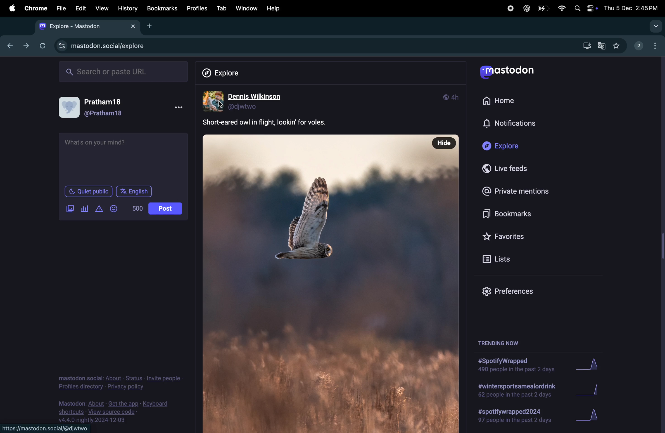 The width and height of the screenshot is (665, 433). I want to click on Graph, so click(587, 390).